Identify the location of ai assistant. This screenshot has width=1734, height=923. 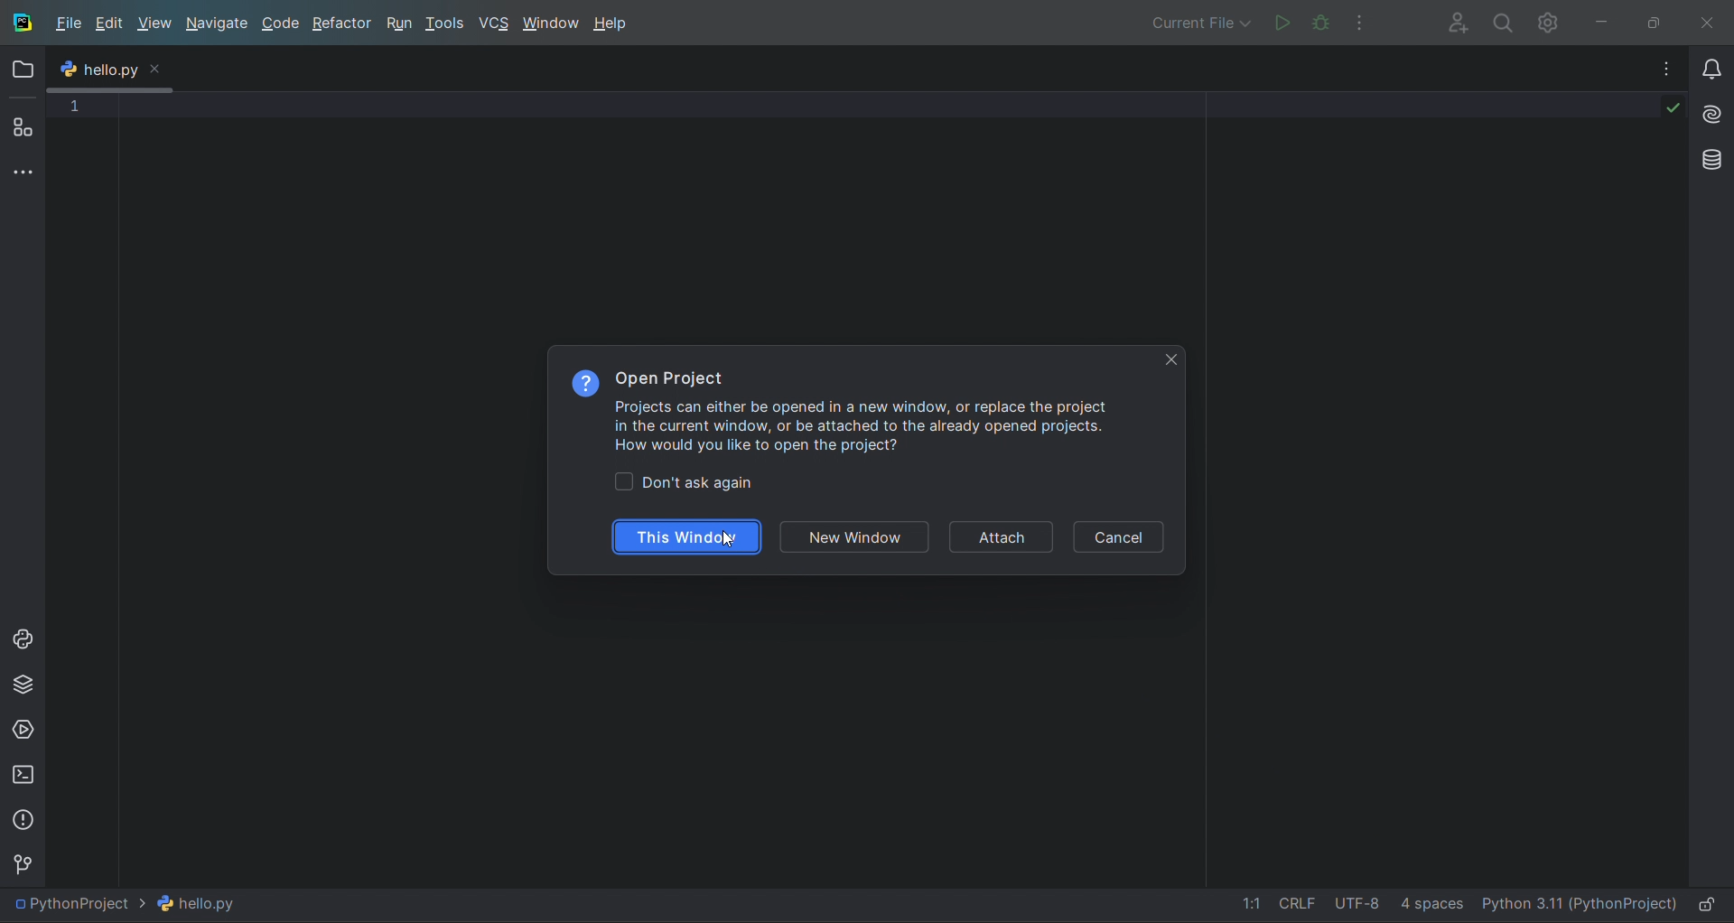
(1709, 109).